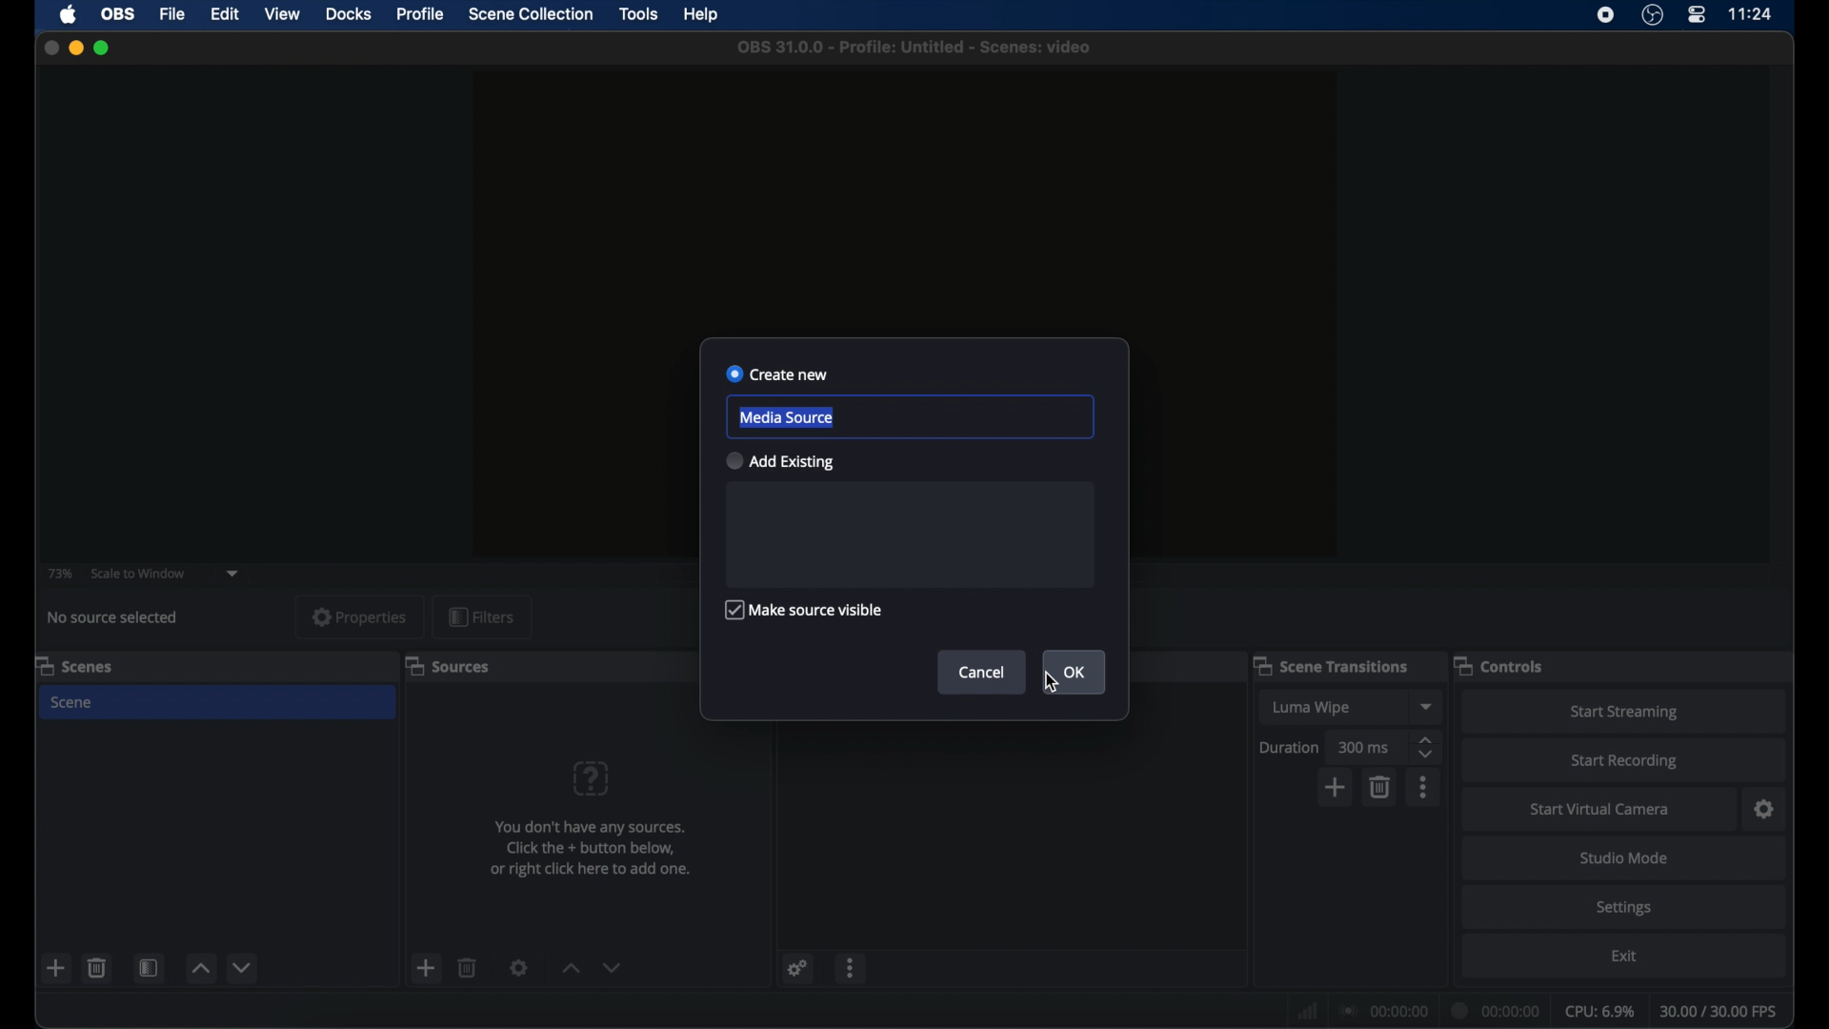 This screenshot has width=1829, height=1029. What do you see at coordinates (1364, 747) in the screenshot?
I see `300 ms` at bounding box center [1364, 747].